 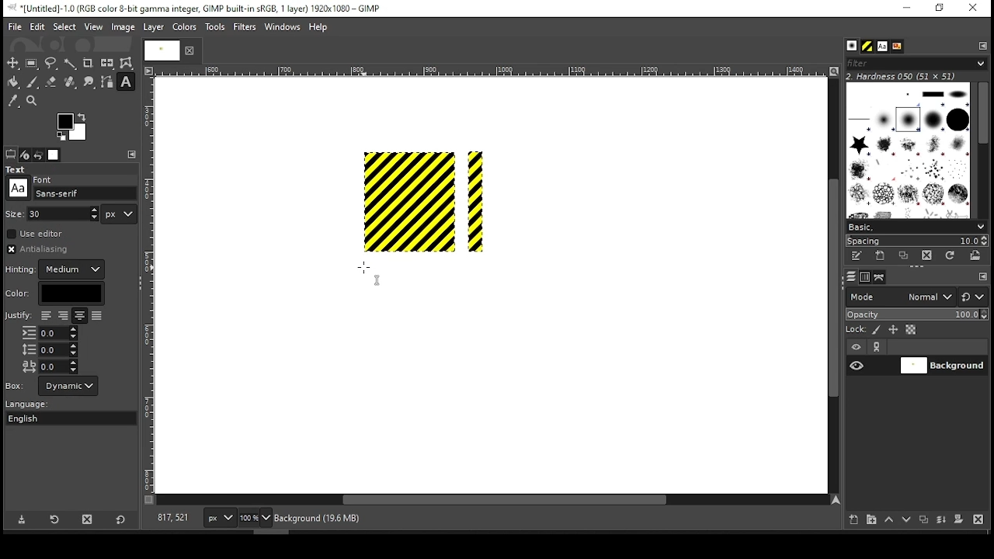 What do you see at coordinates (247, 27) in the screenshot?
I see `filters` at bounding box center [247, 27].